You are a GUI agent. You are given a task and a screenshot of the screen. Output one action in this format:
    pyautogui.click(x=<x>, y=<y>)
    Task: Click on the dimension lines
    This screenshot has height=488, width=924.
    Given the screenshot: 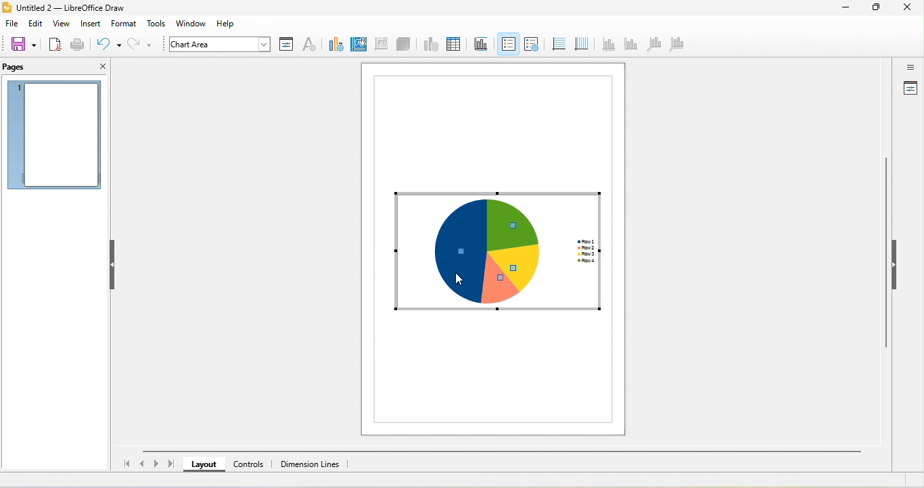 What is the action you would take?
    pyautogui.click(x=313, y=464)
    